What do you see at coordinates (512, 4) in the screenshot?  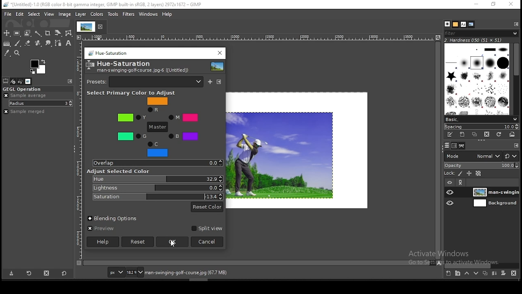 I see `close window` at bounding box center [512, 4].